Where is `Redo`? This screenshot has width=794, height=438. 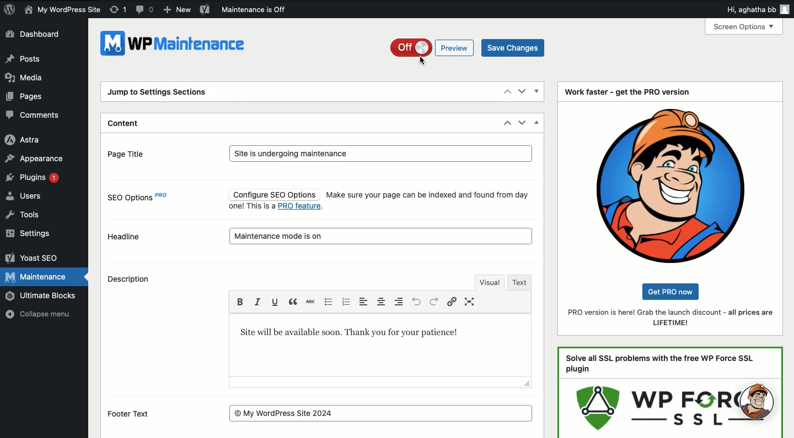
Redo is located at coordinates (434, 301).